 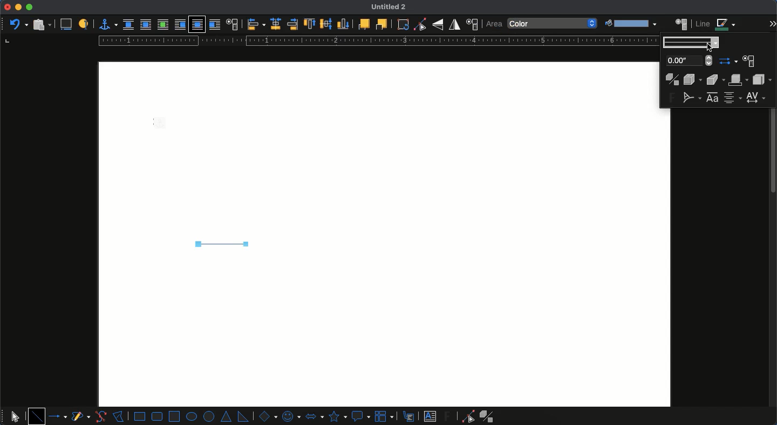 What do you see at coordinates (438, 24) in the screenshot?
I see `flip vertically` at bounding box center [438, 24].